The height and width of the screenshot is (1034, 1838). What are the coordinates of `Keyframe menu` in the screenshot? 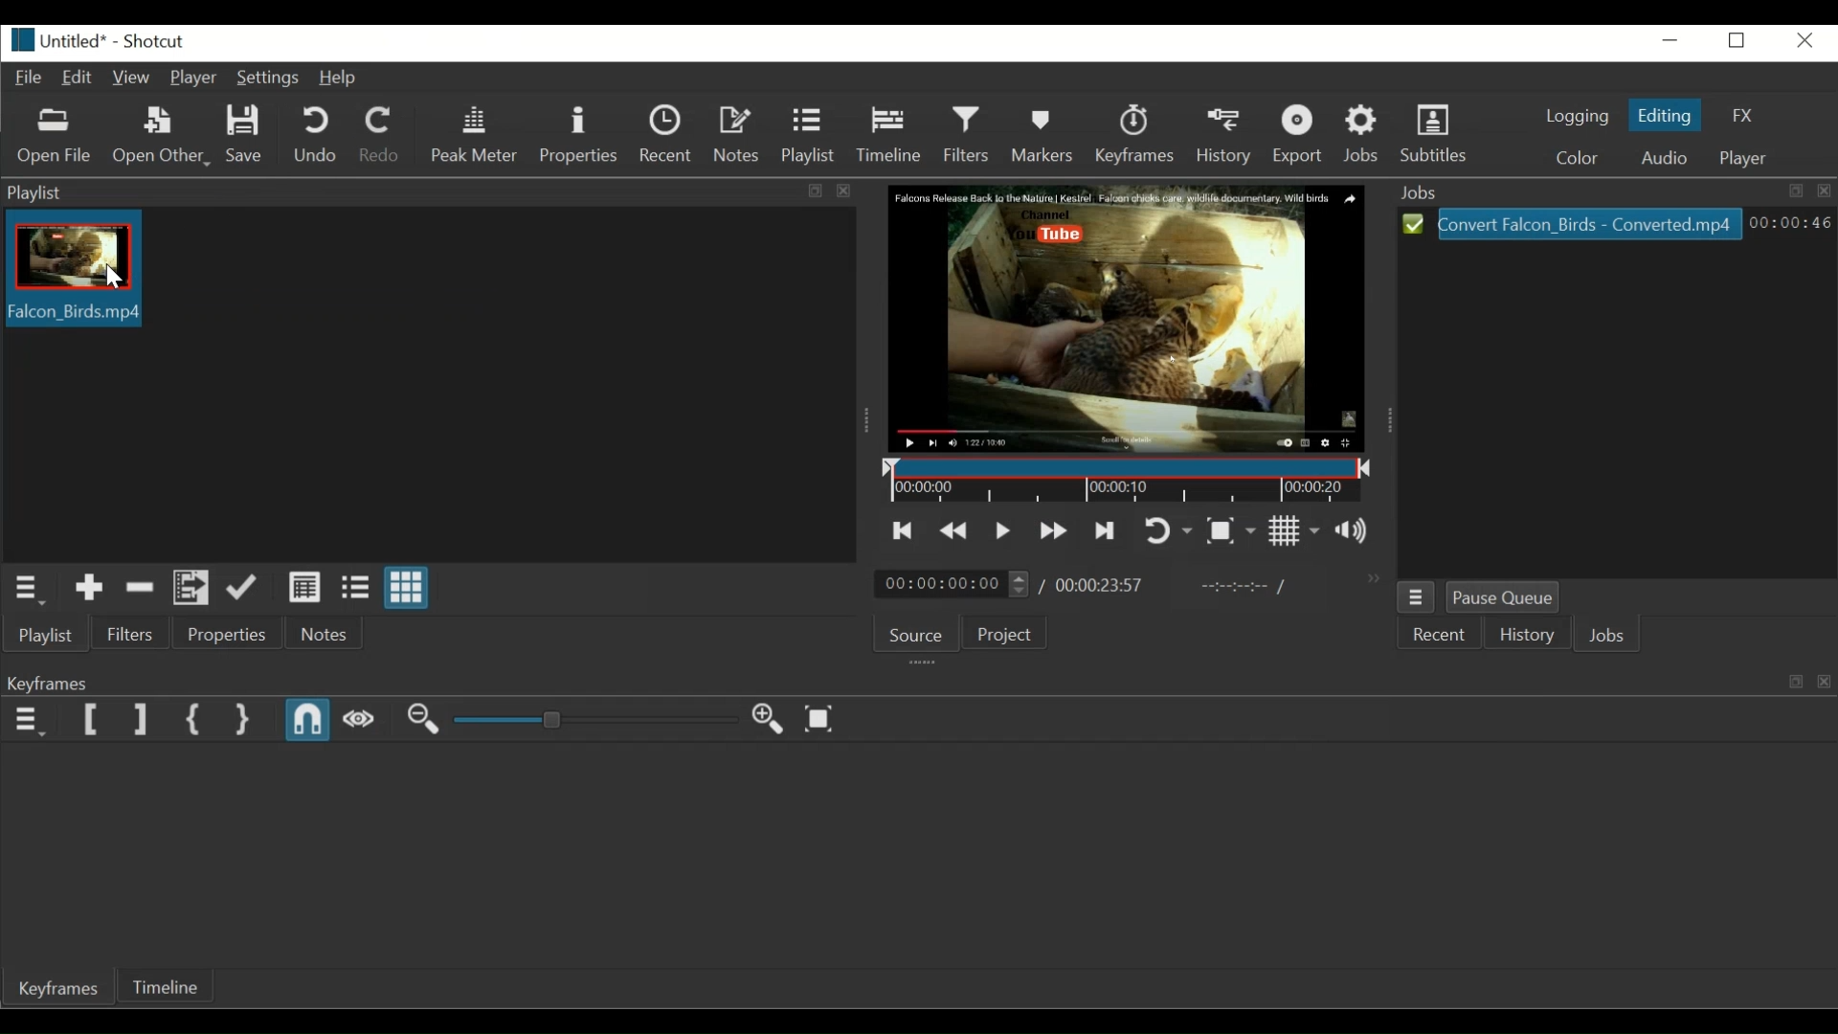 It's located at (28, 721).